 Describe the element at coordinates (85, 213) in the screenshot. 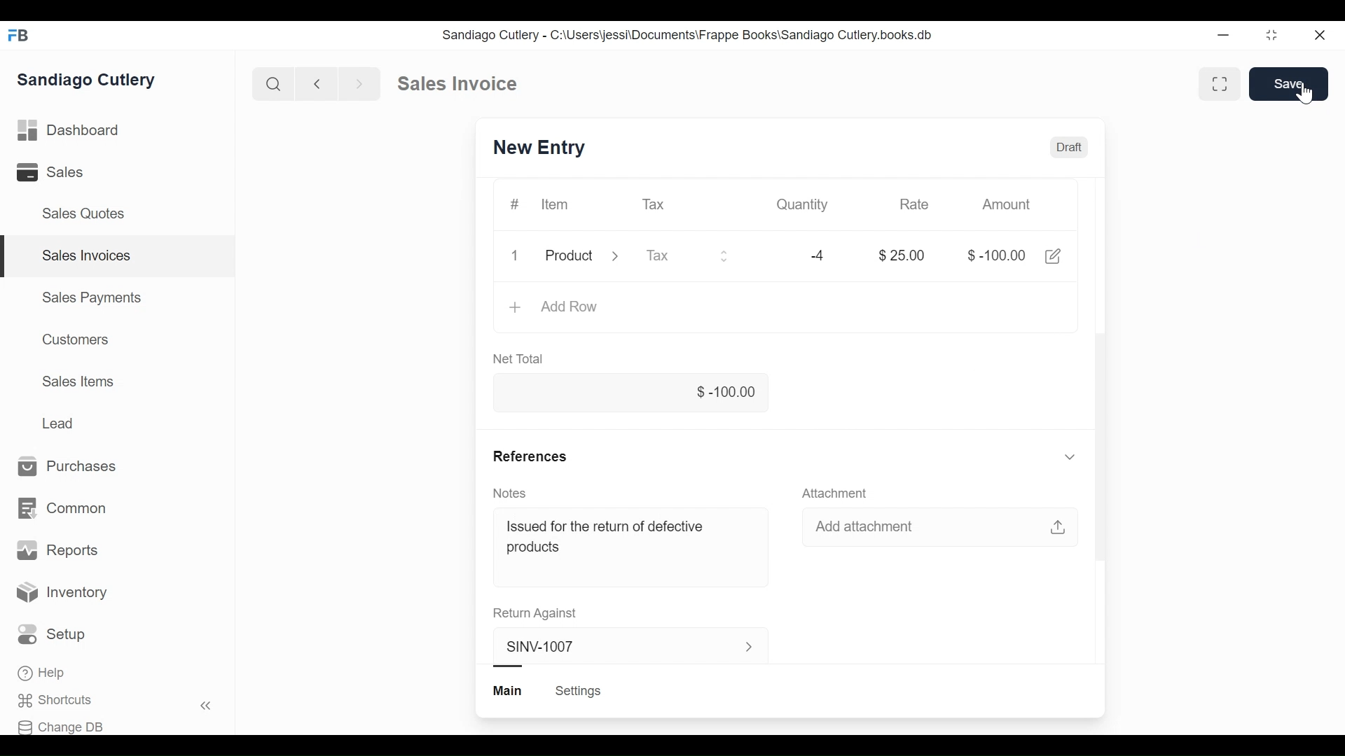

I see `Sales Quotes` at that location.